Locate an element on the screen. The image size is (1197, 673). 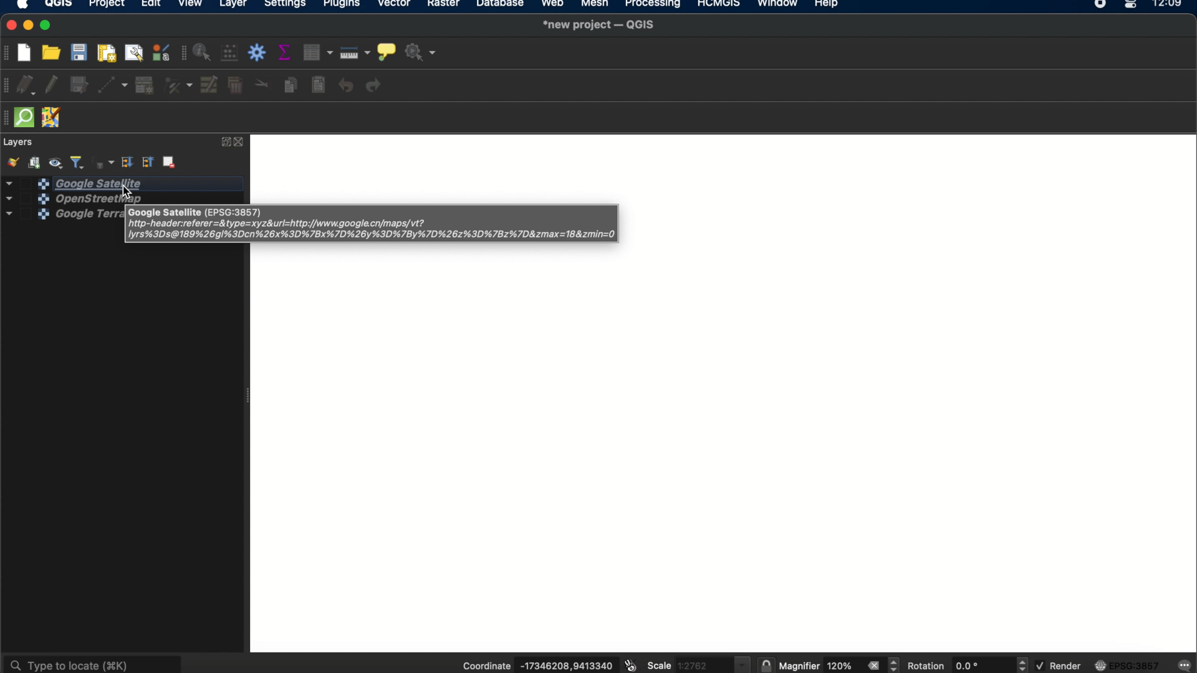
magnifier 120% is located at coordinates (819, 666).